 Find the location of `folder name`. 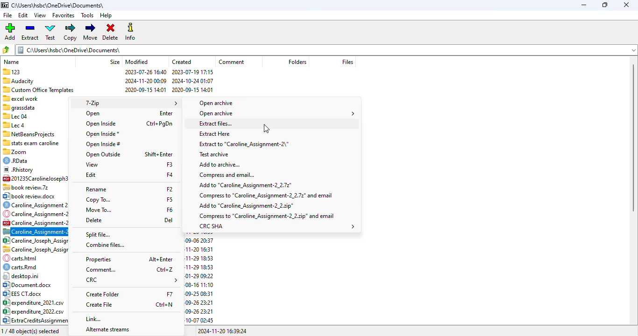

folder name is located at coordinates (57, 5).